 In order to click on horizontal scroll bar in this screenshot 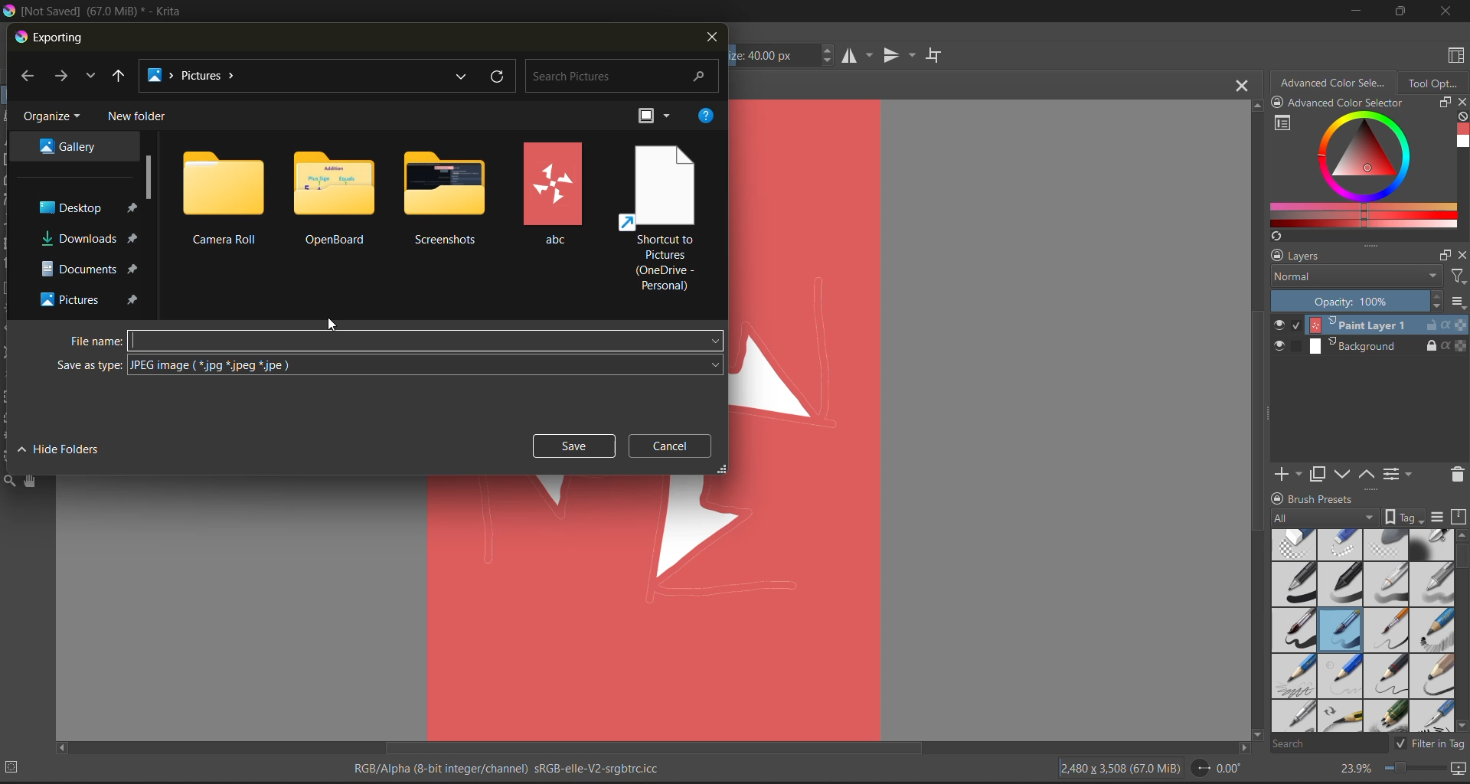, I will do `click(656, 747)`.